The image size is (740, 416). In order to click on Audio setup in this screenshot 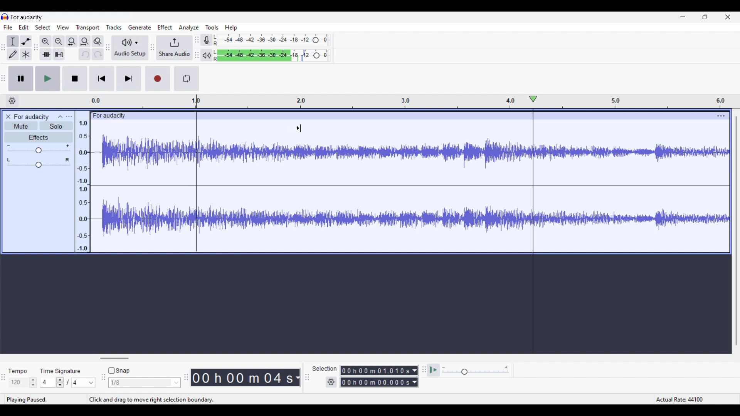, I will do `click(130, 47)`.